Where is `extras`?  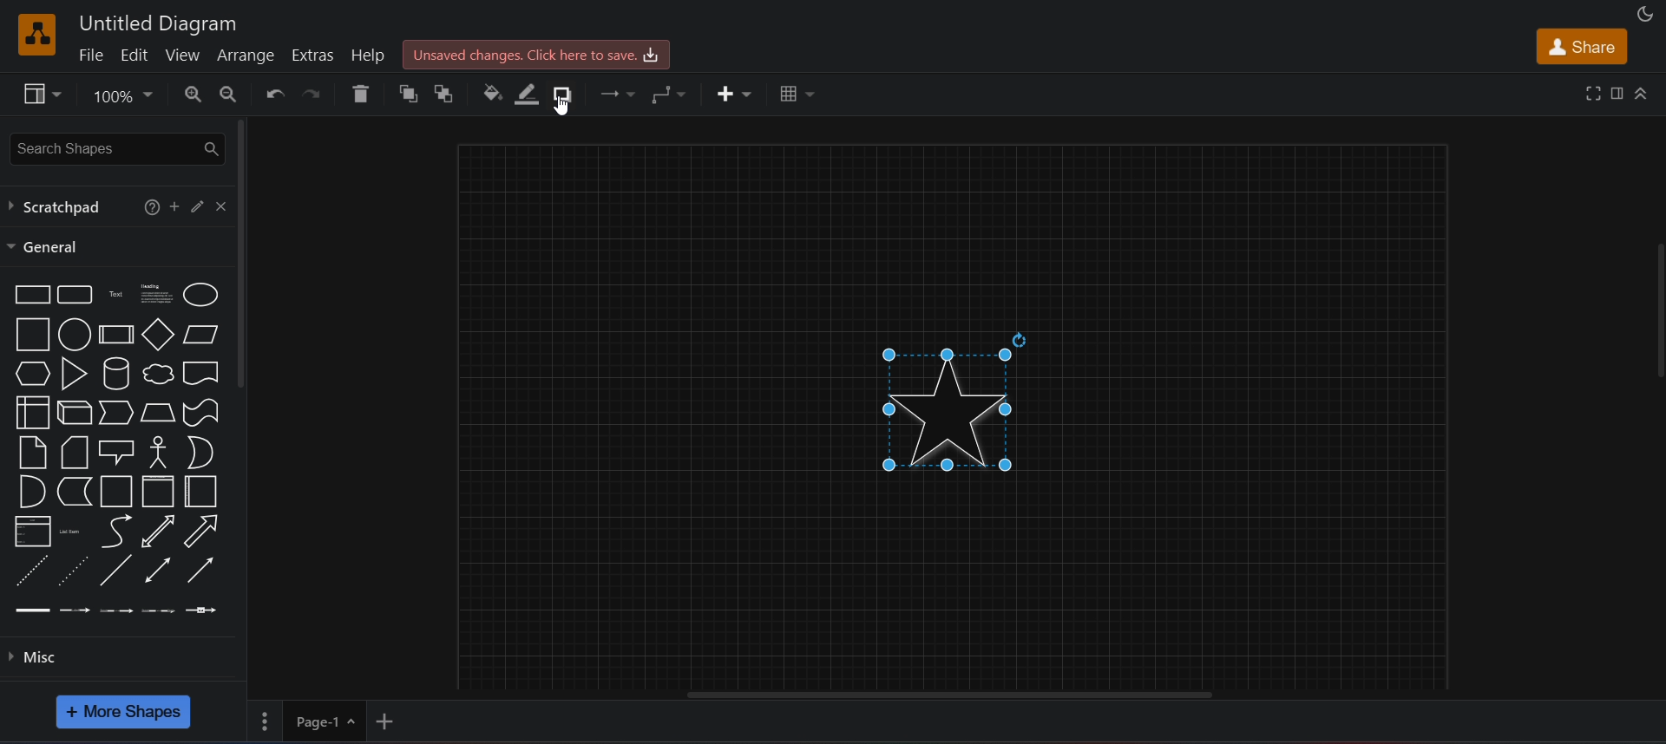 extras is located at coordinates (314, 50).